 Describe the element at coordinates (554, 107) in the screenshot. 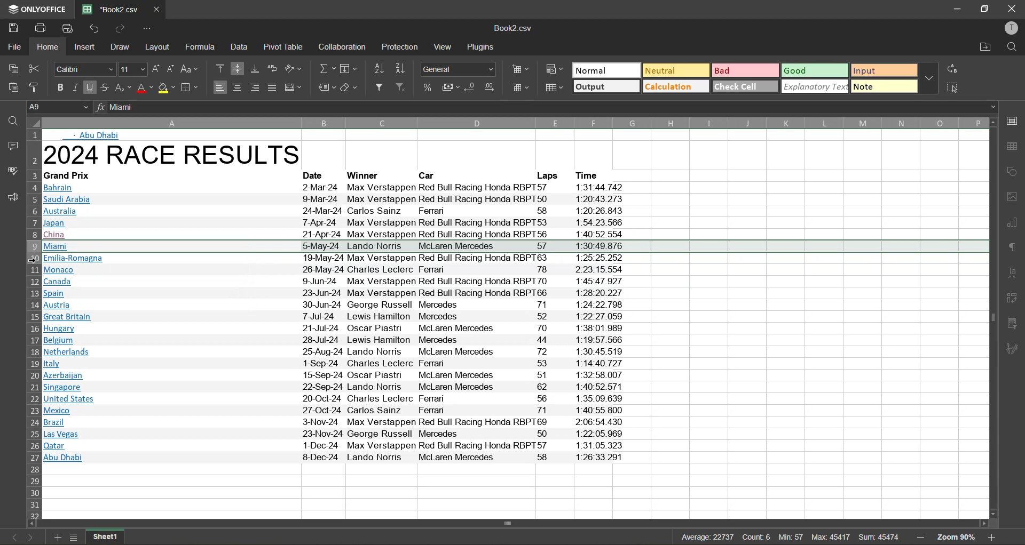

I see `formula bar` at that location.